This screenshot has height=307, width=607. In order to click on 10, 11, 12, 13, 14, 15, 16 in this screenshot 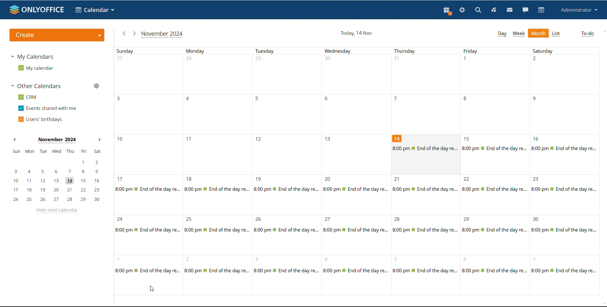, I will do `click(58, 181)`.